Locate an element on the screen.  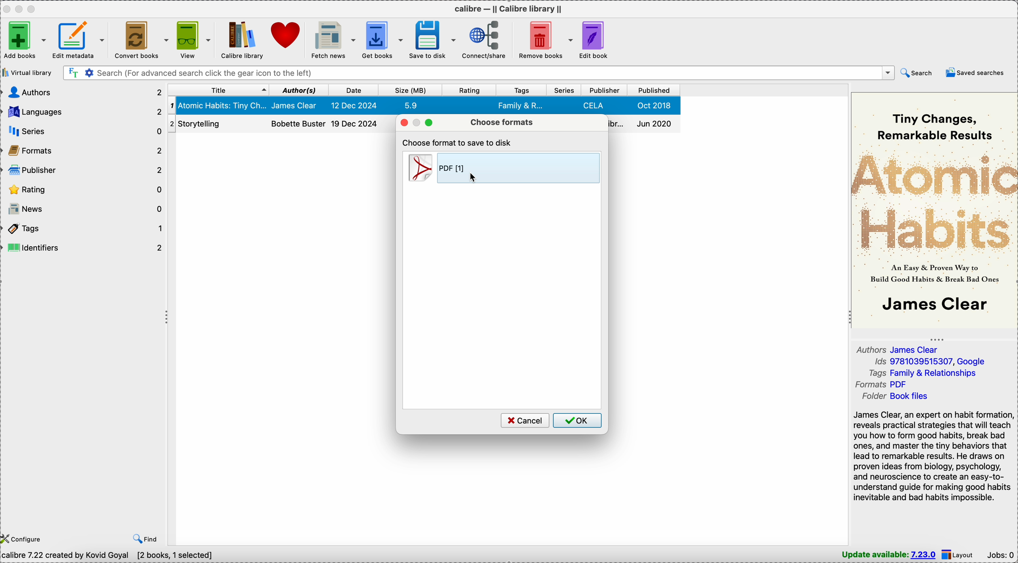
languages is located at coordinates (82, 112).